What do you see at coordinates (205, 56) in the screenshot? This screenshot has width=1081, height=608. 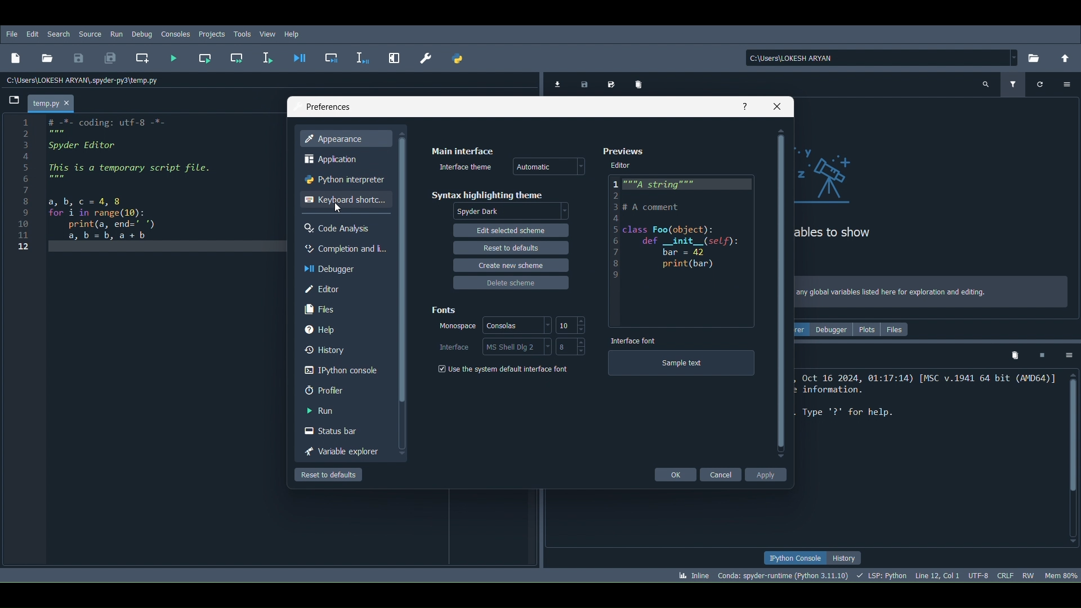 I see `Run current cell (Ctrl + Return)` at bounding box center [205, 56].